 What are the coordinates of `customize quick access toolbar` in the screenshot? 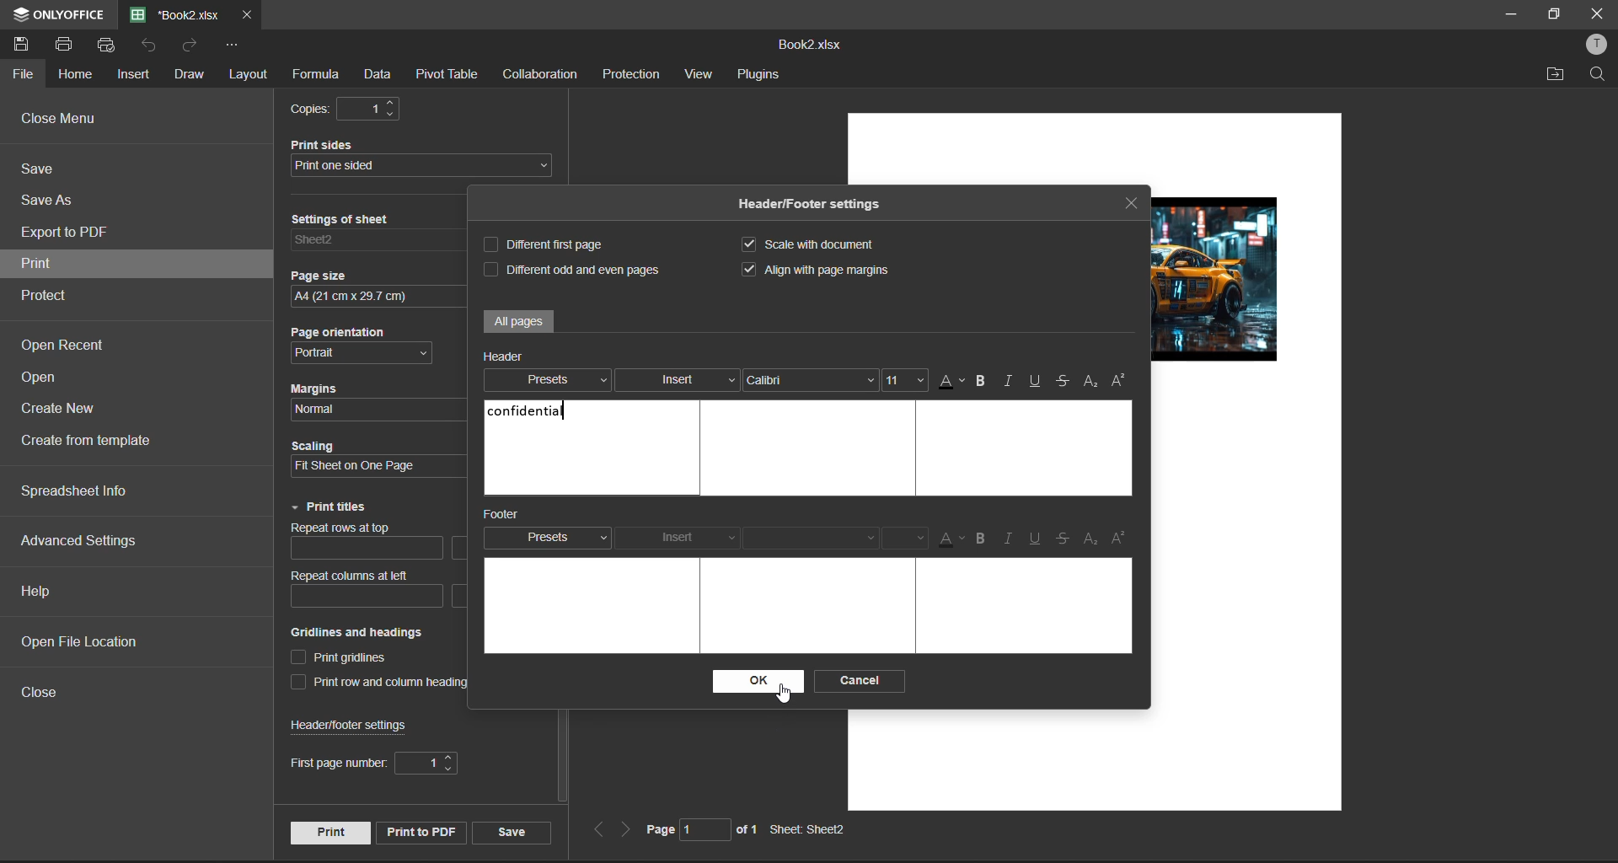 It's located at (238, 49).